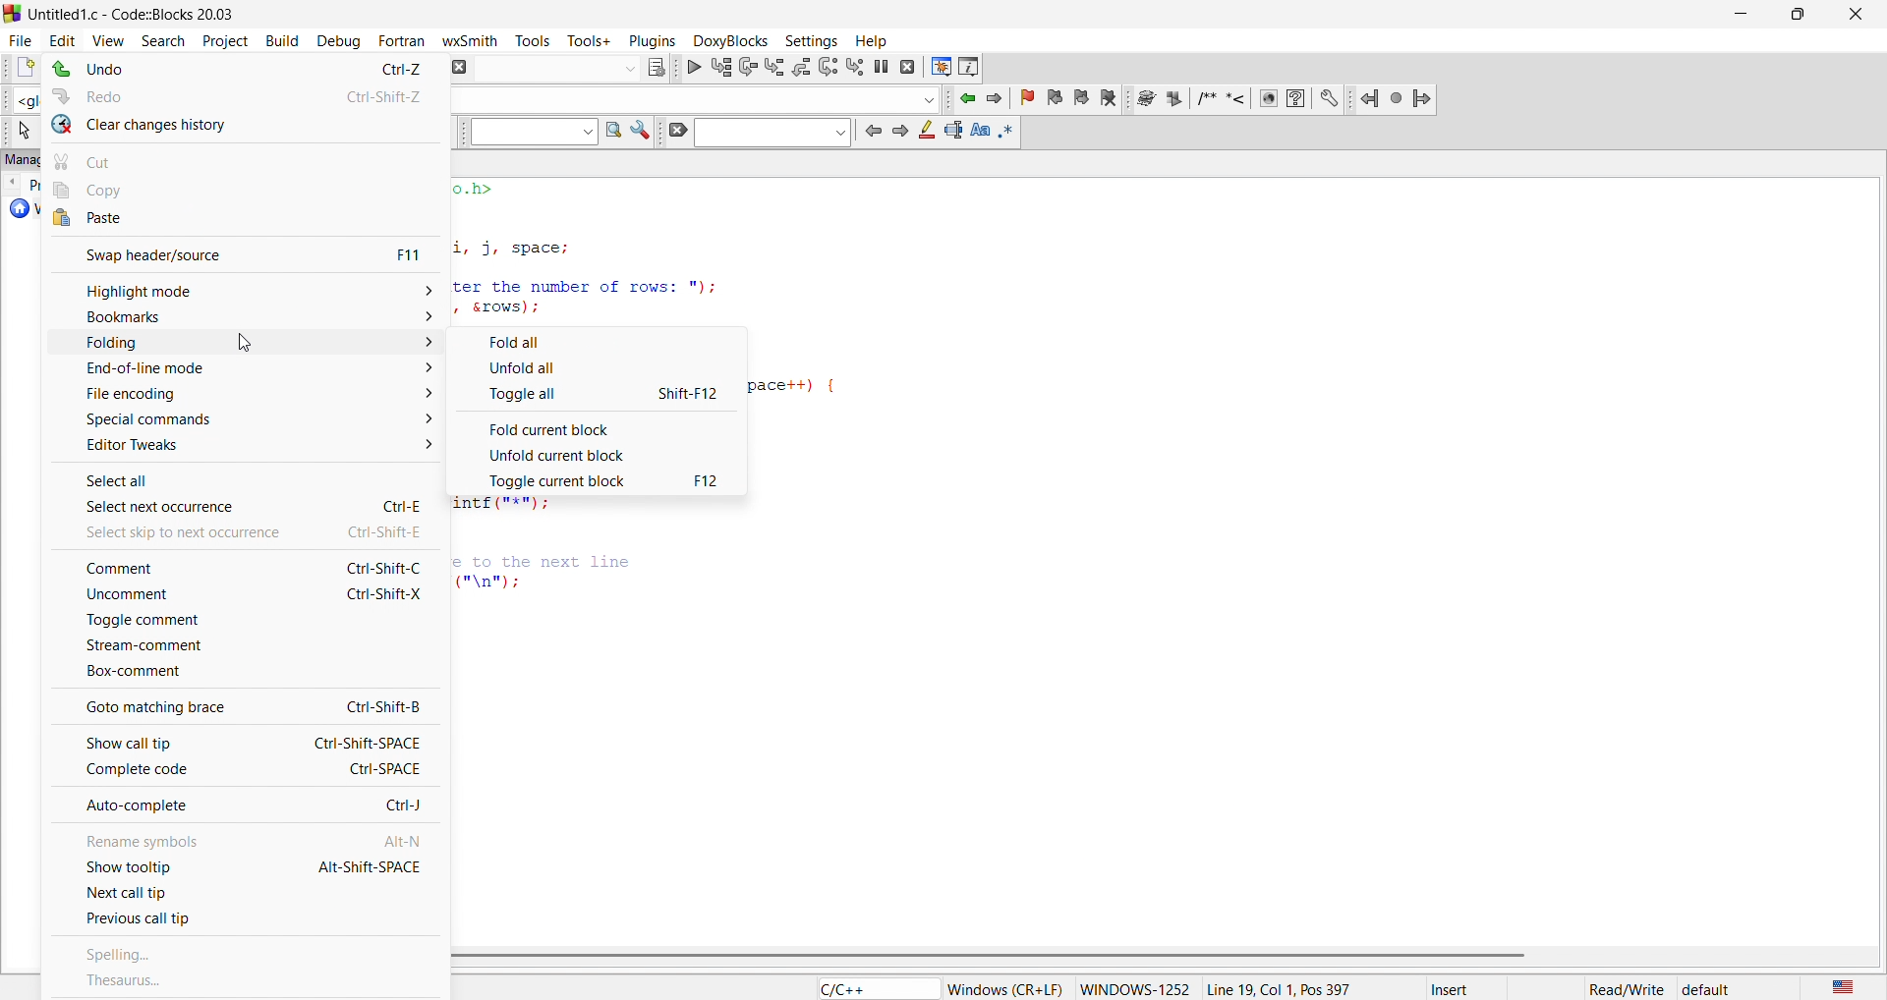 The width and height of the screenshot is (1887, 1000). What do you see at coordinates (869, 40) in the screenshot?
I see `help` at bounding box center [869, 40].